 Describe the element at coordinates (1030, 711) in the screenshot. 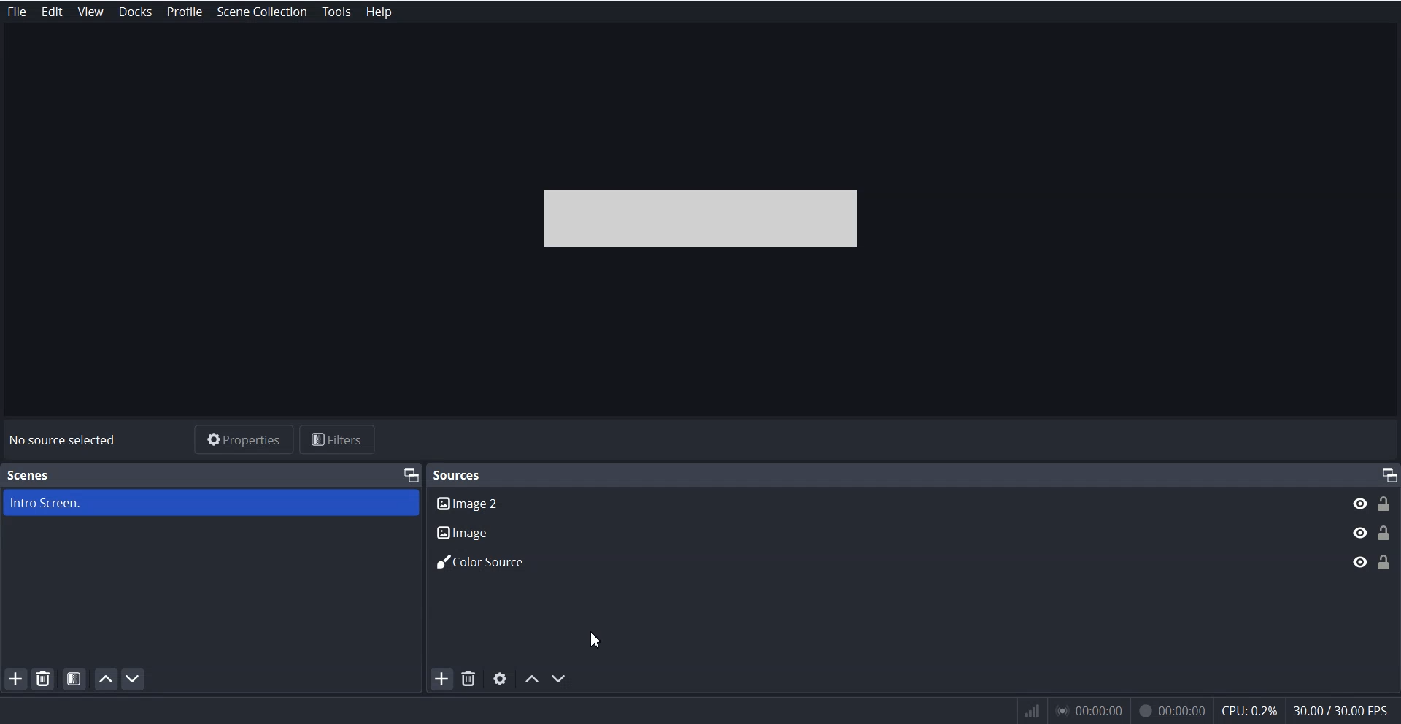

I see `network` at that location.